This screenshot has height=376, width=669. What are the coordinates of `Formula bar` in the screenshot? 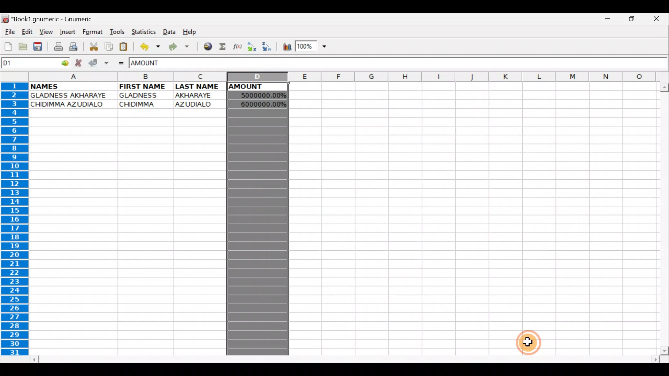 It's located at (424, 63).